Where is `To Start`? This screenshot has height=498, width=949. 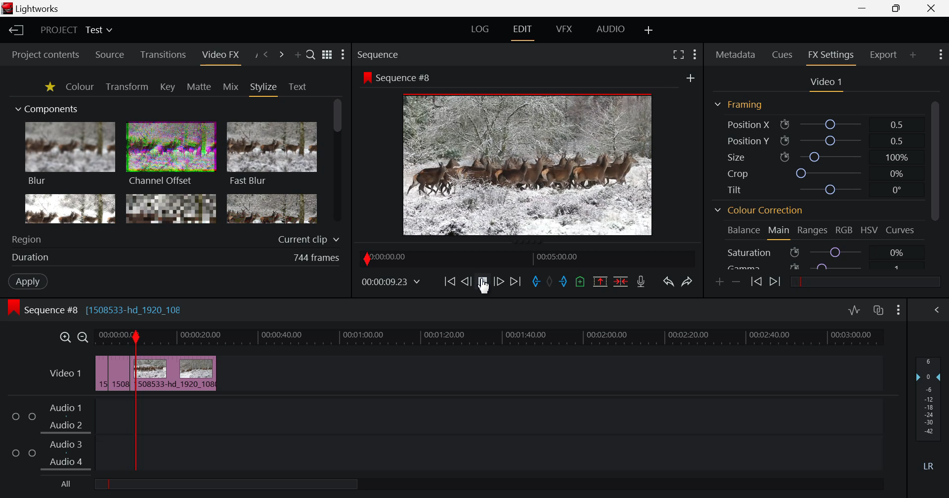
To Start is located at coordinates (450, 282).